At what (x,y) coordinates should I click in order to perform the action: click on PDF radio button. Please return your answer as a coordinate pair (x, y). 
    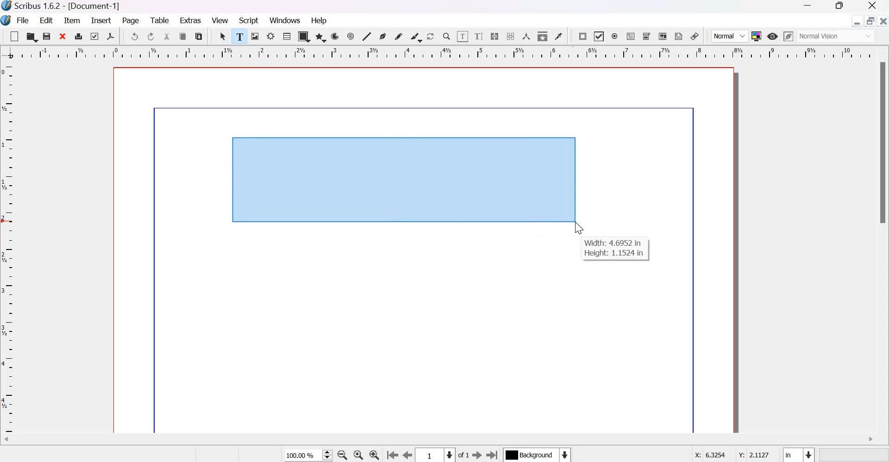
    Looking at the image, I should click on (615, 37).